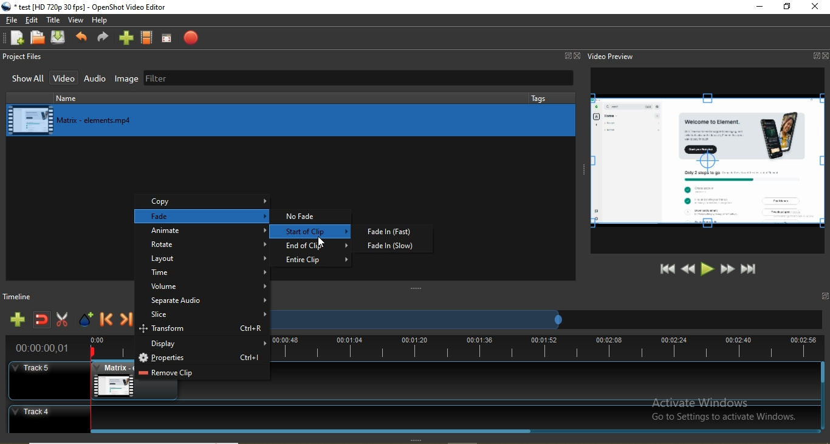 This screenshot has width=830, height=444. Describe the element at coordinates (786, 7) in the screenshot. I see `Restore` at that location.